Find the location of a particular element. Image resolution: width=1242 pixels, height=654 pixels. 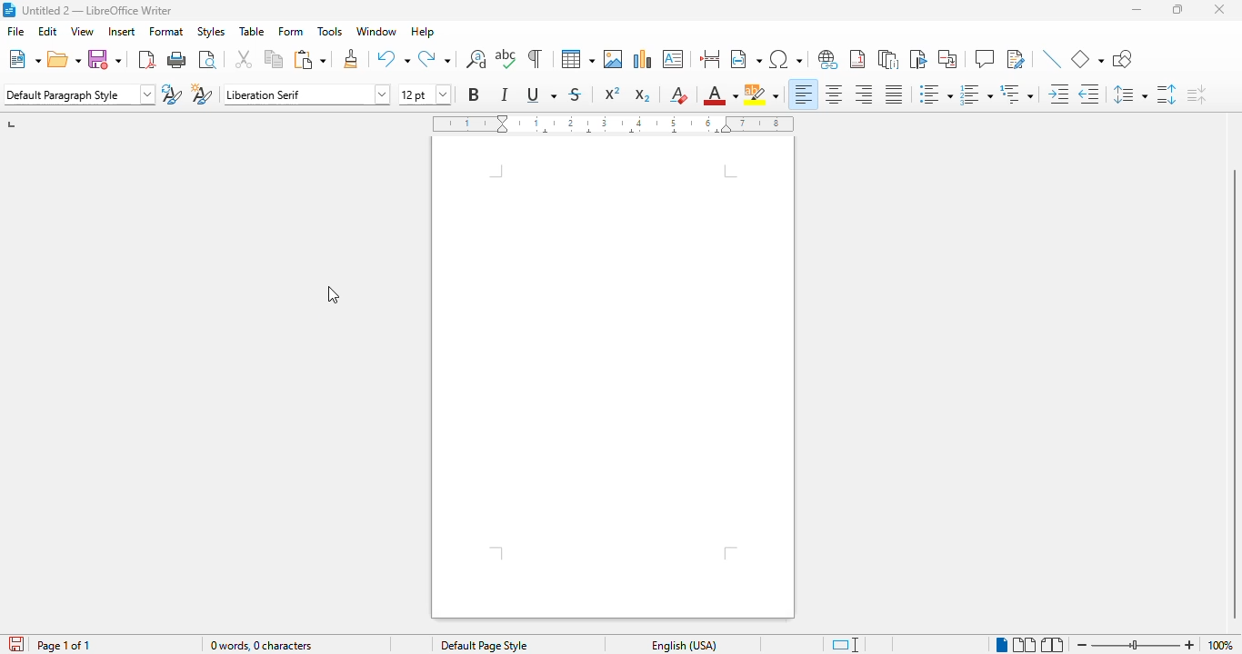

new is located at coordinates (24, 59).